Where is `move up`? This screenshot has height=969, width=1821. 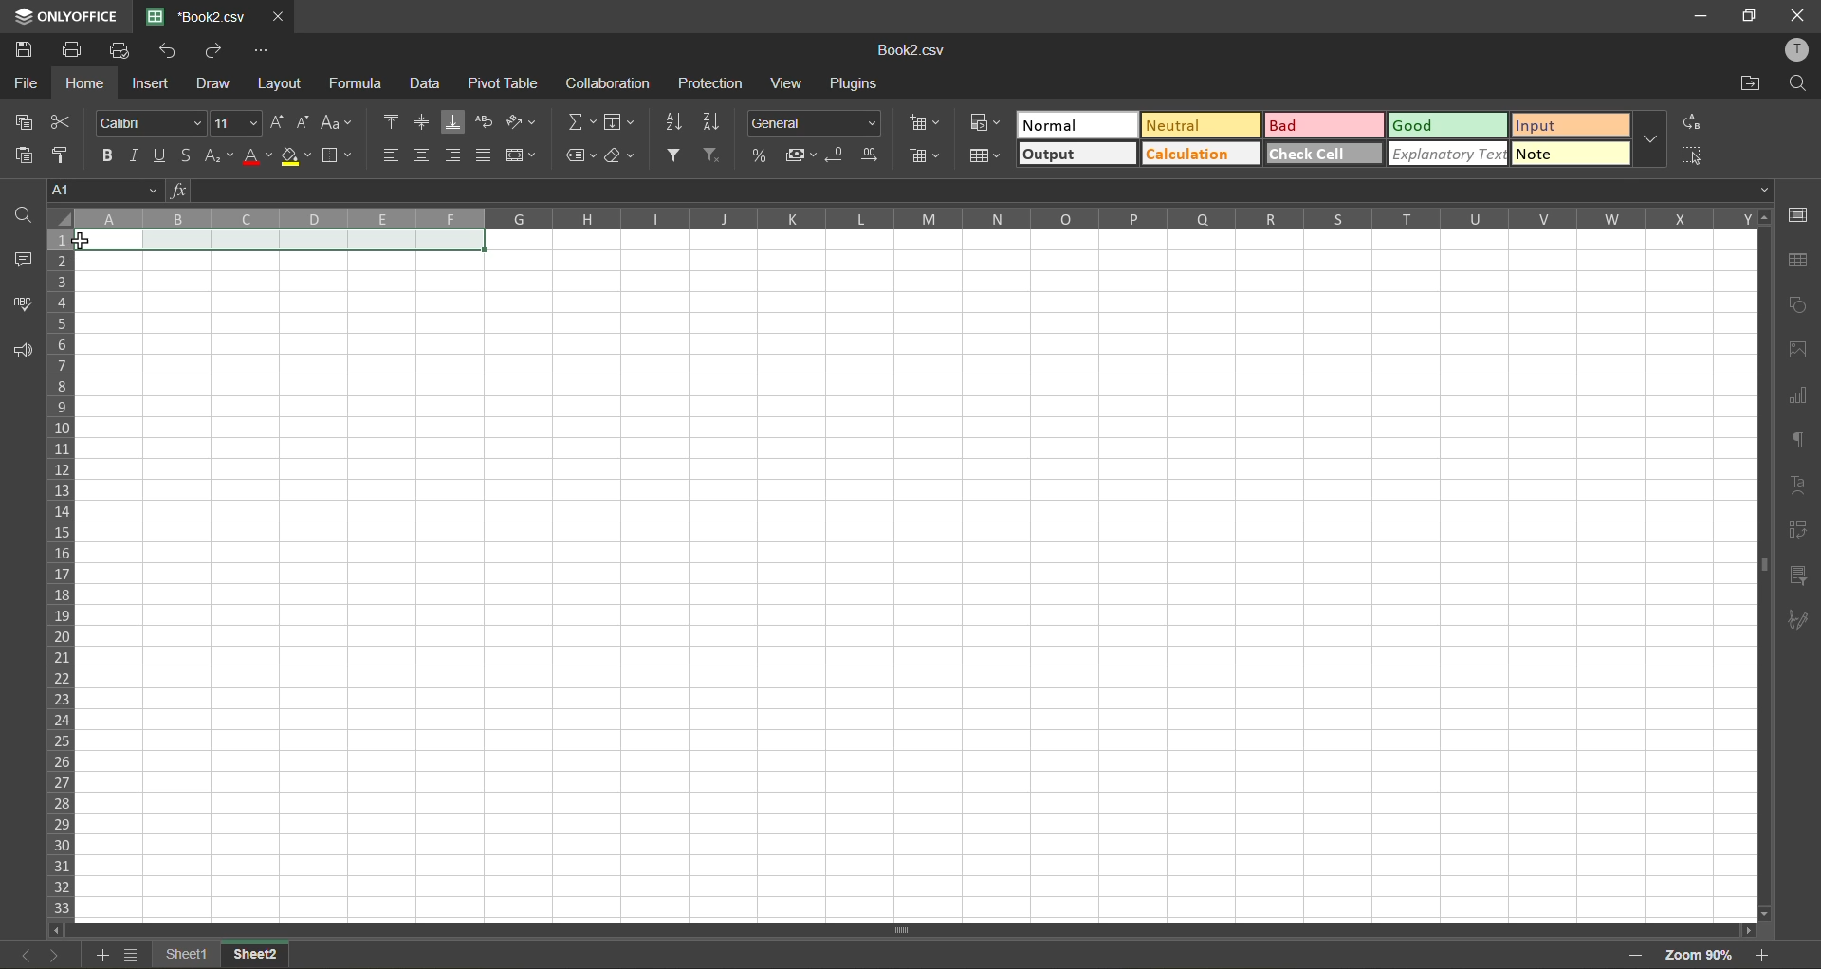
move up is located at coordinates (1762, 218).